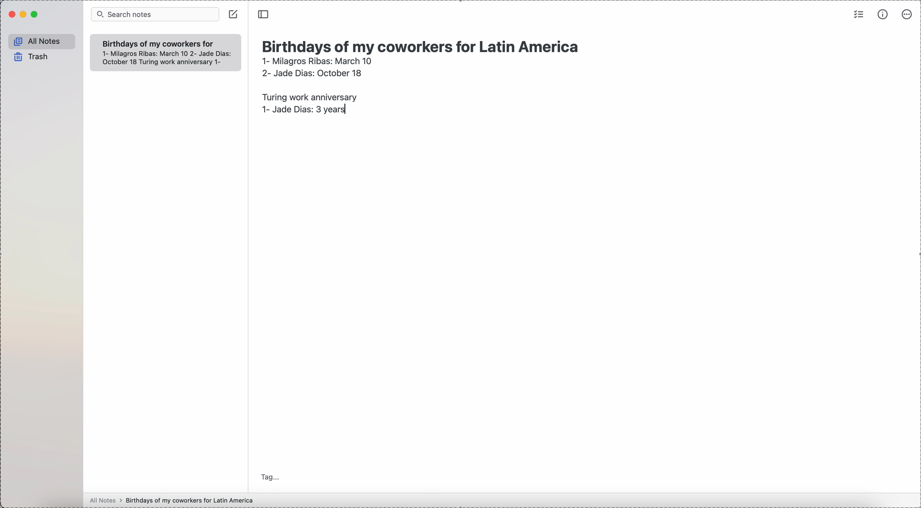  What do you see at coordinates (32, 57) in the screenshot?
I see `trash` at bounding box center [32, 57].